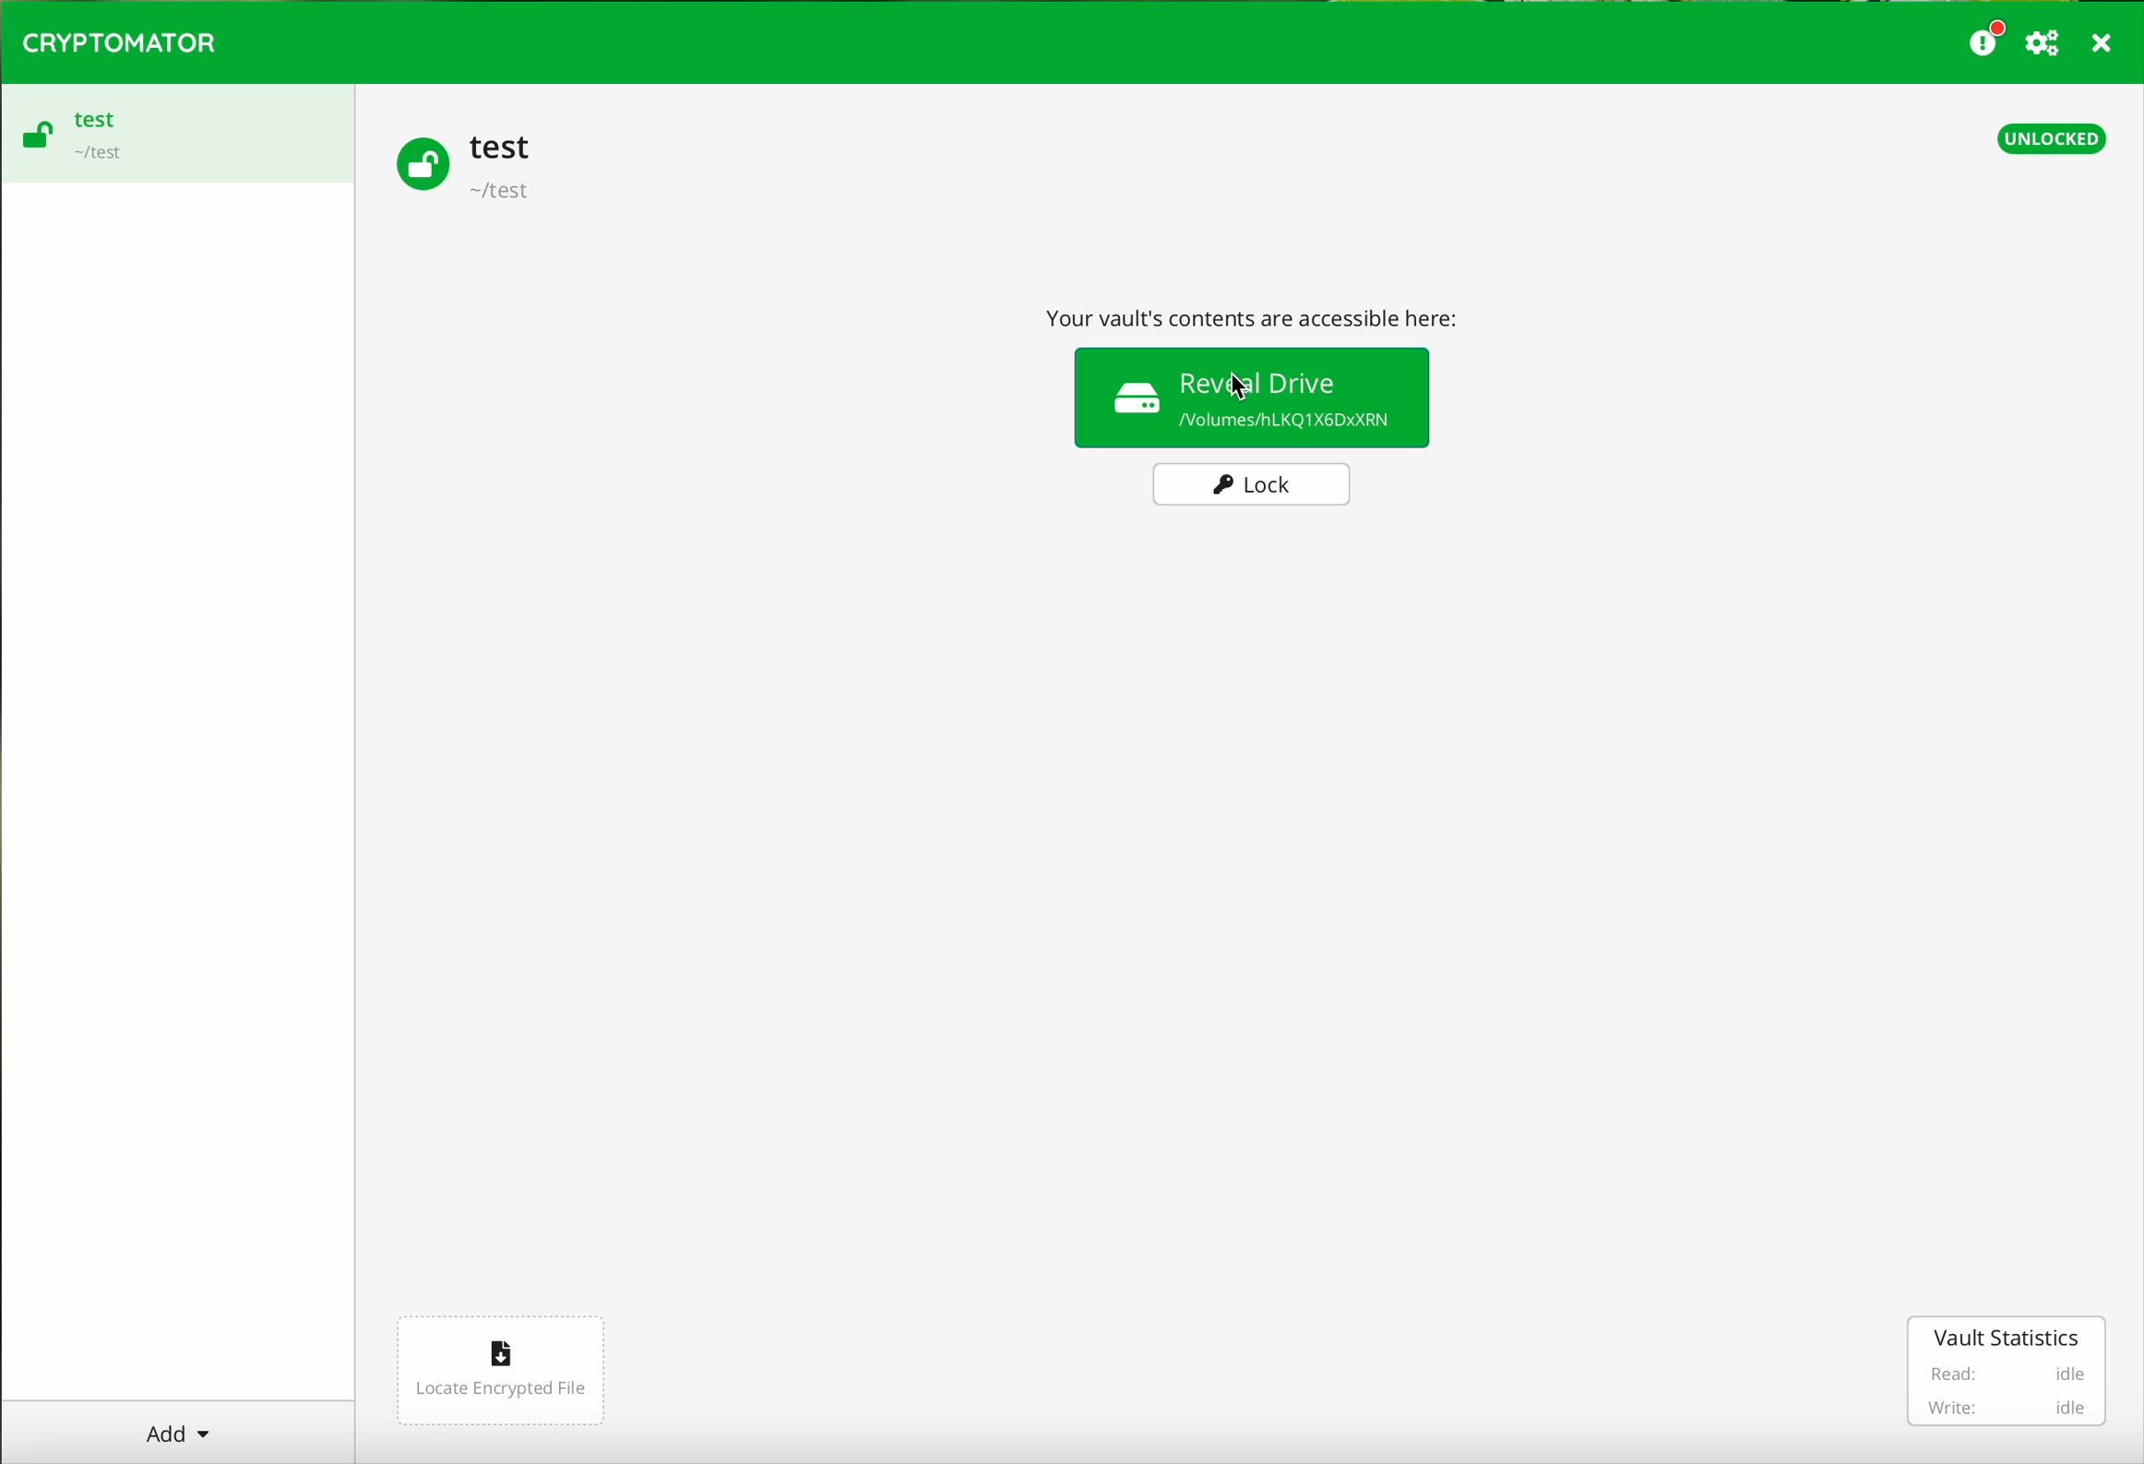 The width and height of the screenshot is (2144, 1464). I want to click on test, so click(95, 118).